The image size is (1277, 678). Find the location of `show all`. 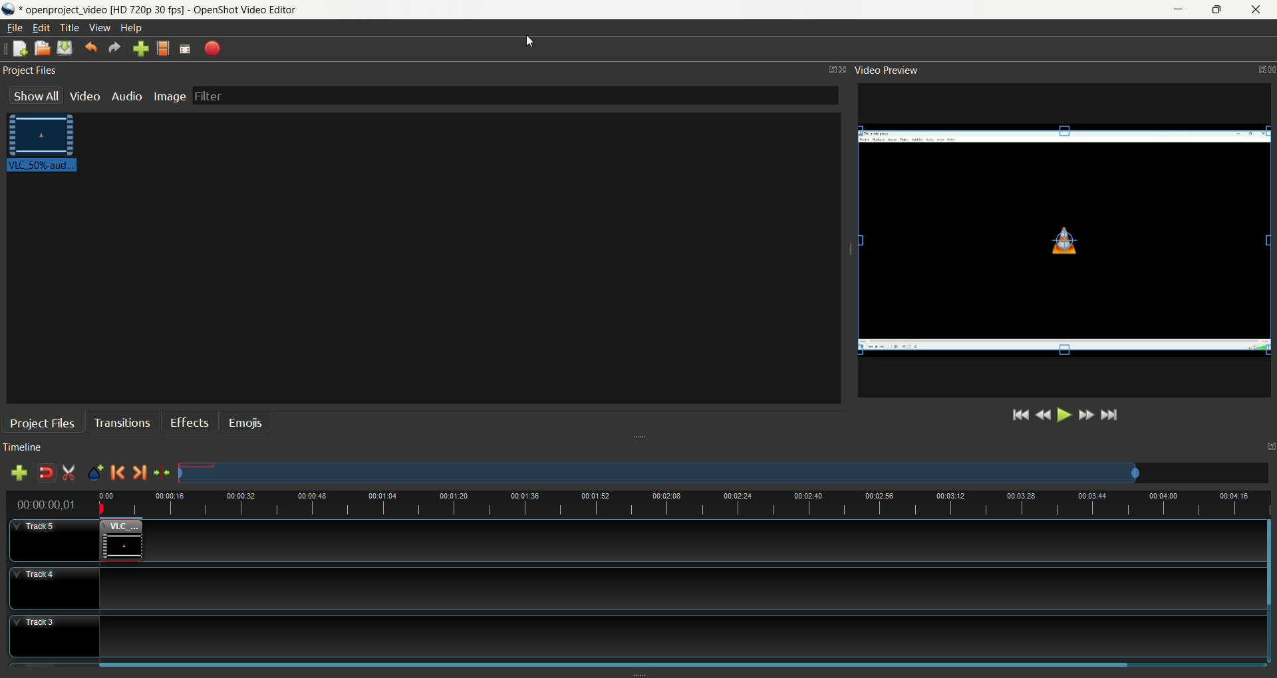

show all is located at coordinates (31, 96).